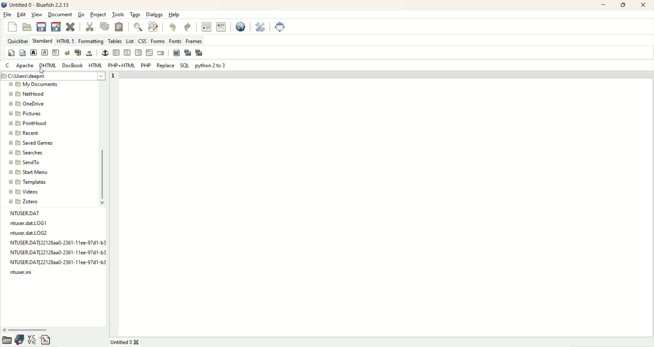 This screenshot has height=347, width=654. I want to click on replace, so click(165, 66).